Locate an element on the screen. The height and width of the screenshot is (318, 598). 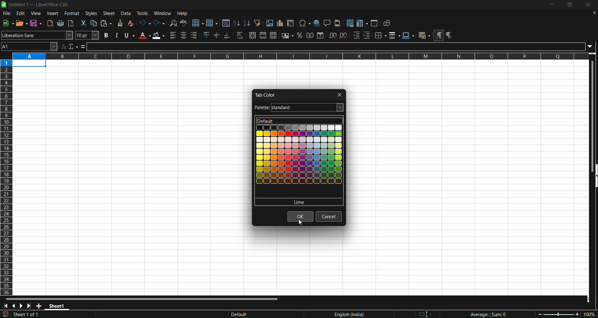
text language is located at coordinates (319, 314).